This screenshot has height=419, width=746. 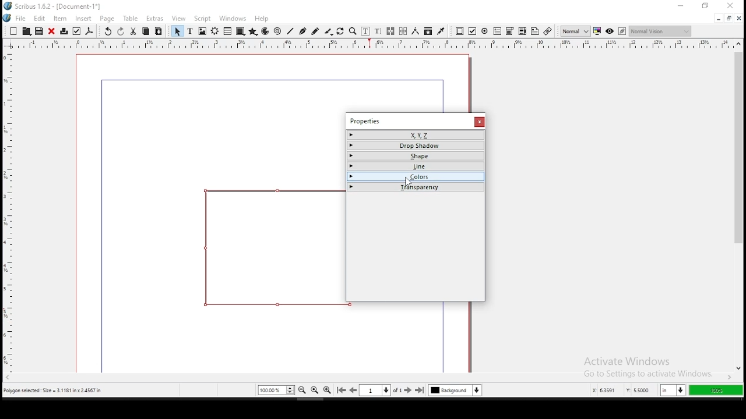 I want to click on drop shadow, so click(x=416, y=145).